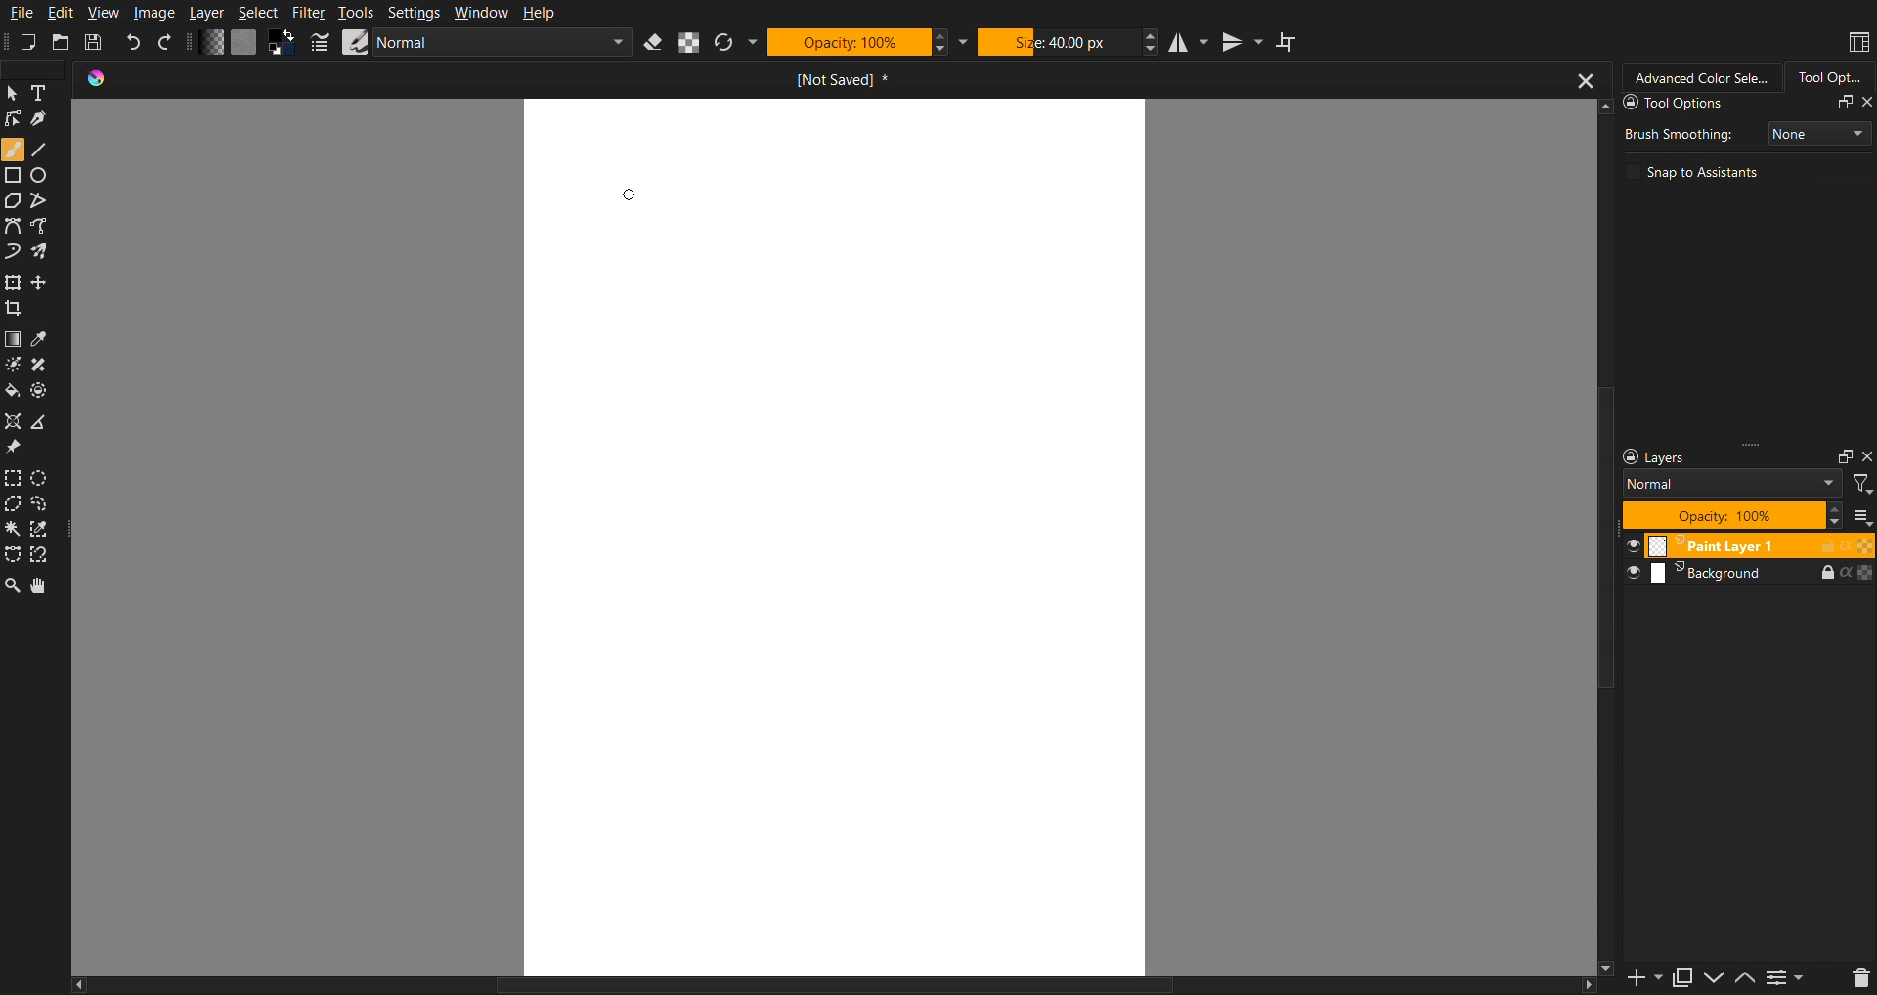 Image resolution: width=1877 pixels, height=995 pixels. Describe the element at coordinates (46, 95) in the screenshot. I see `Text` at that location.